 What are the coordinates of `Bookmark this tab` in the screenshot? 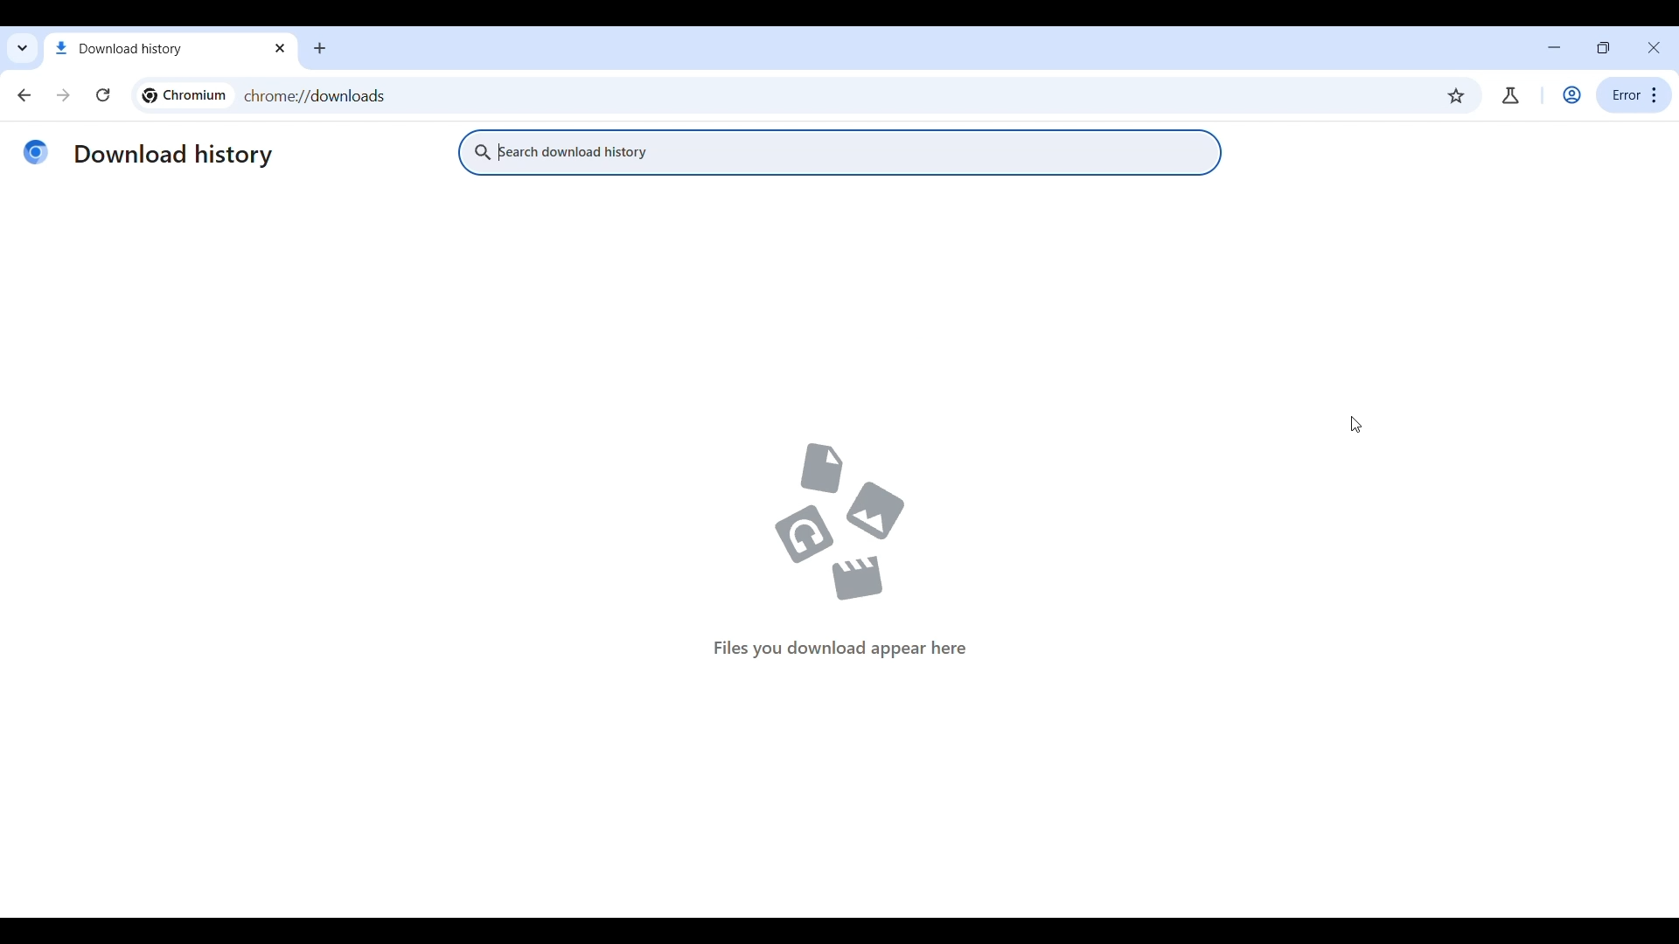 It's located at (1456, 96).